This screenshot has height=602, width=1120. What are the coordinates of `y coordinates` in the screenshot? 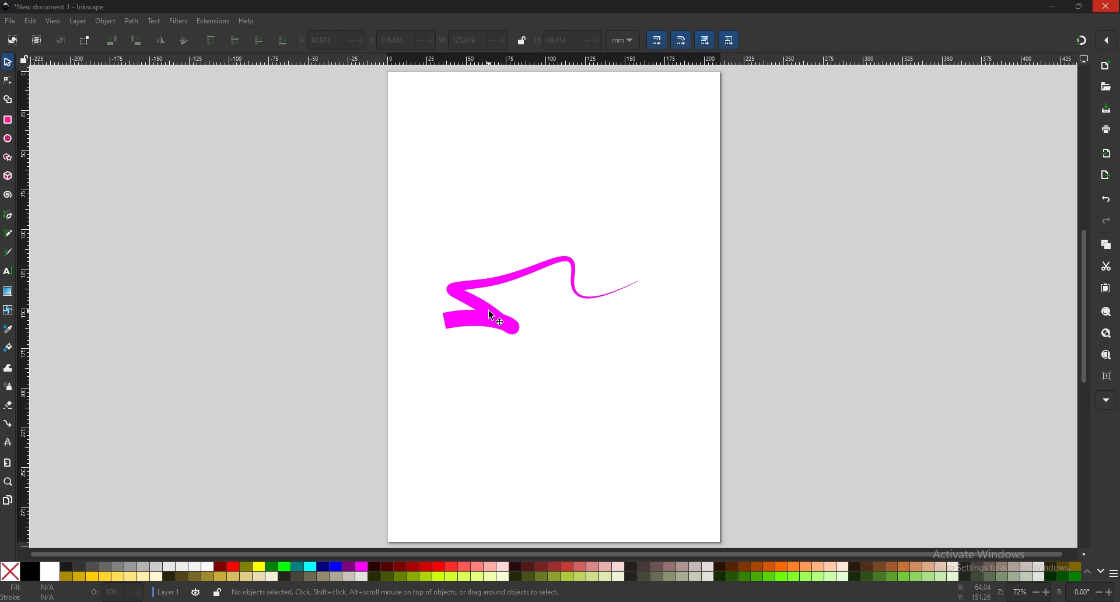 It's located at (402, 39).